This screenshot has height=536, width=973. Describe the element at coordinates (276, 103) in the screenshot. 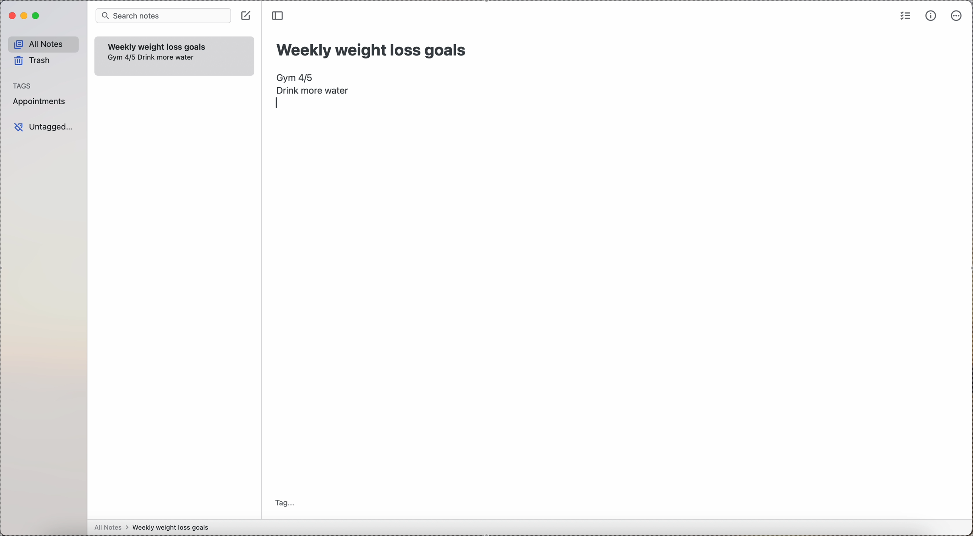

I see `enter` at that location.